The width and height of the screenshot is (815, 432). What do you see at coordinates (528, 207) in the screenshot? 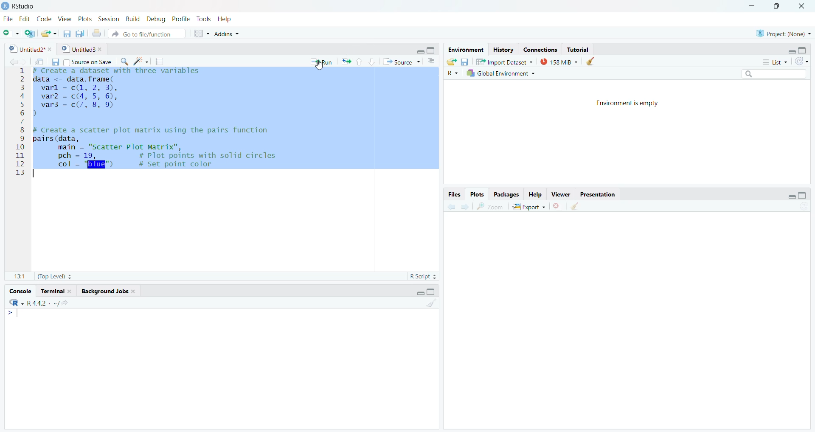
I see `Export` at bounding box center [528, 207].